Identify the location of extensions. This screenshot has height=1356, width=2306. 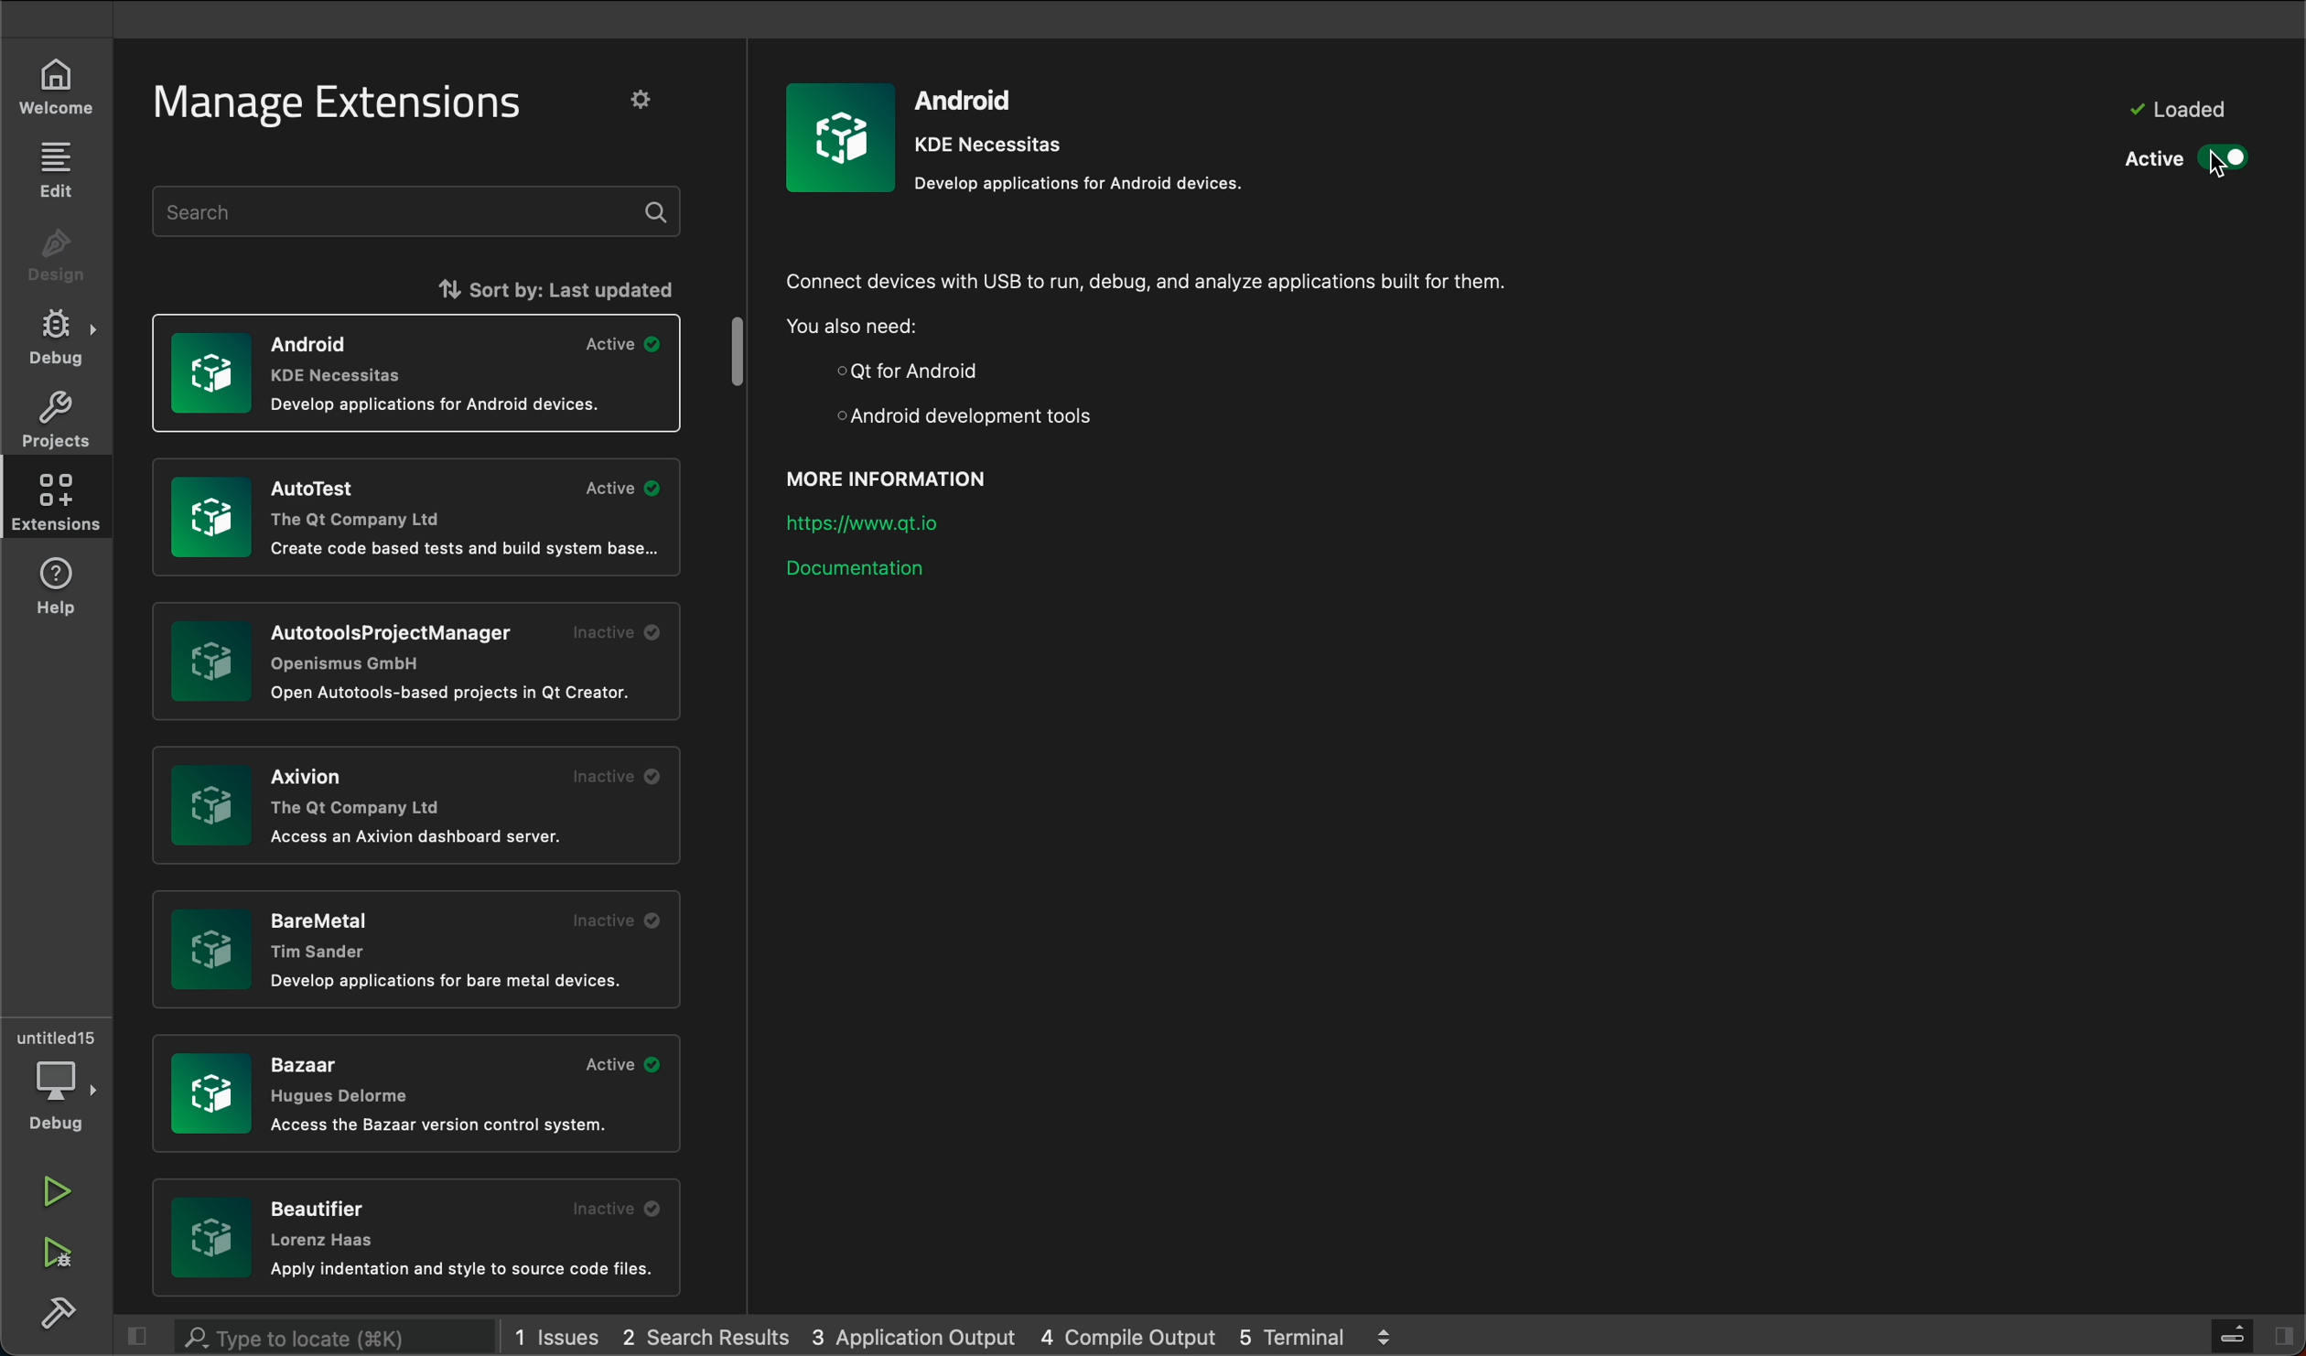
(57, 501).